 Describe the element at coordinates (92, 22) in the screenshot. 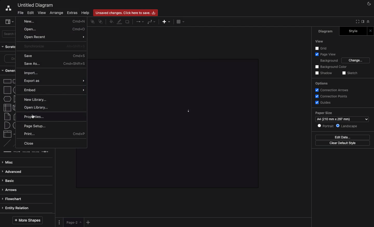

I see `To front` at that location.